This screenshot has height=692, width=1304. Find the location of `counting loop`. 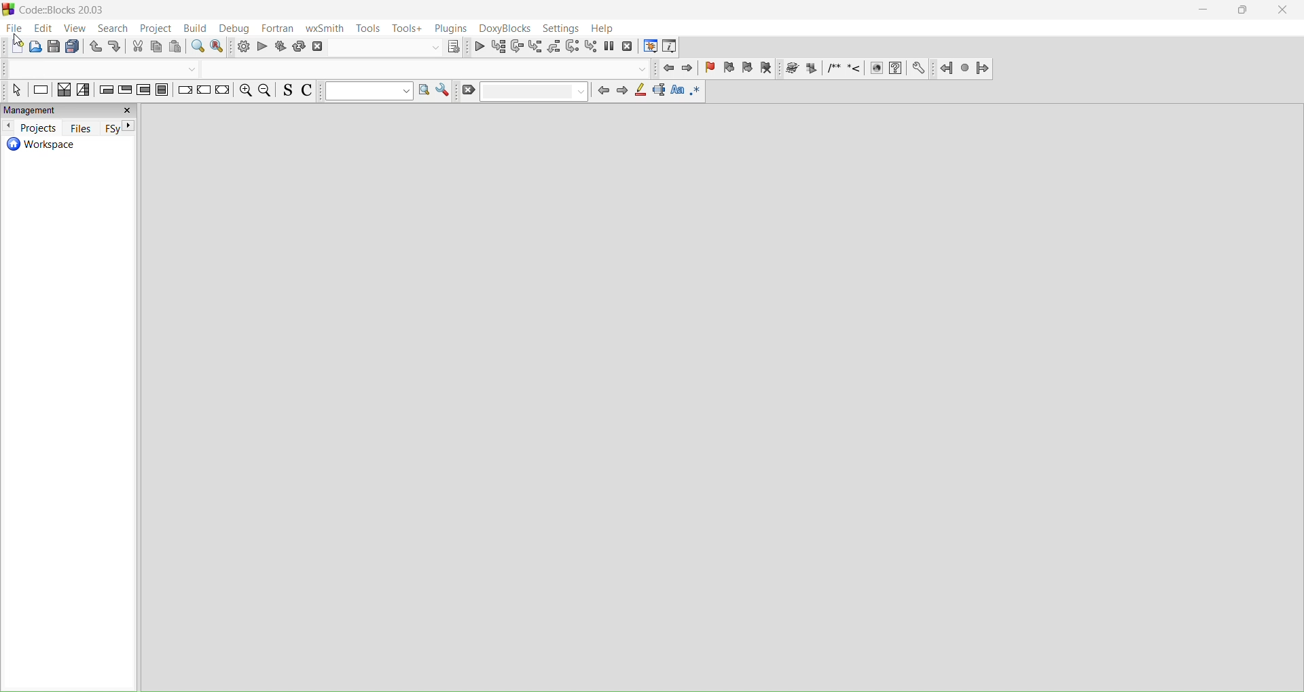

counting loop is located at coordinates (143, 91).